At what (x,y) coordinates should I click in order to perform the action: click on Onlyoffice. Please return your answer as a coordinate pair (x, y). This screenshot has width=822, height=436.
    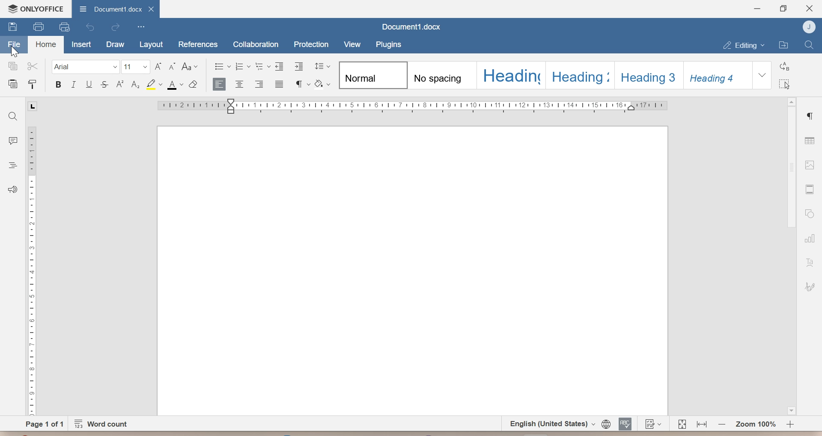
    Looking at the image, I should click on (44, 8).